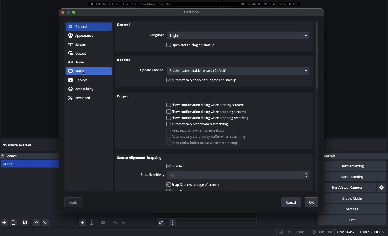 The width and height of the screenshot is (388, 236). I want to click on Video, so click(88, 71).